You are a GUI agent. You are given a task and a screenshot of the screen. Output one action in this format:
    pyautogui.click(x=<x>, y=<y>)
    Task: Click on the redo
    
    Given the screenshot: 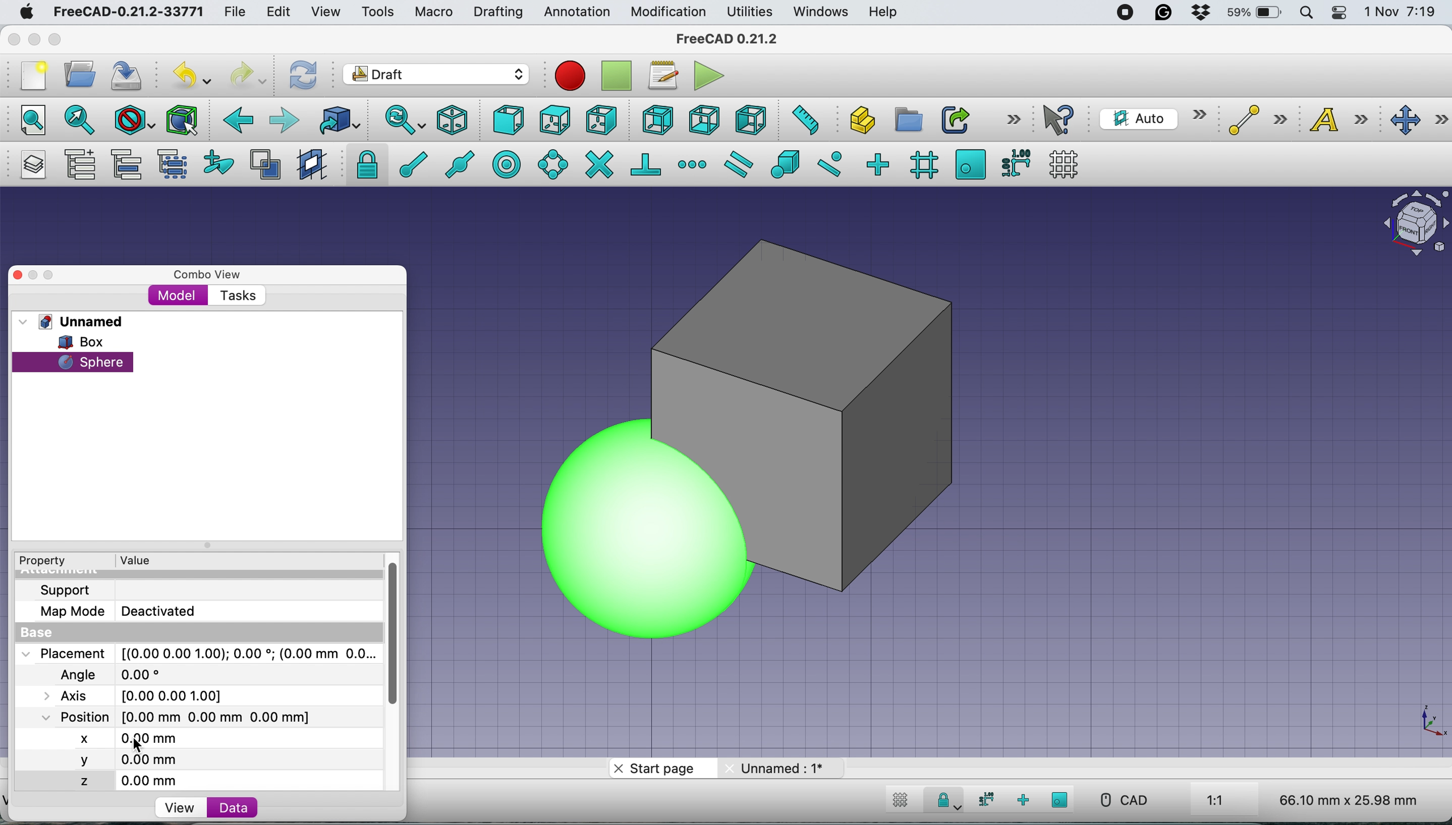 What is the action you would take?
    pyautogui.click(x=249, y=74)
    